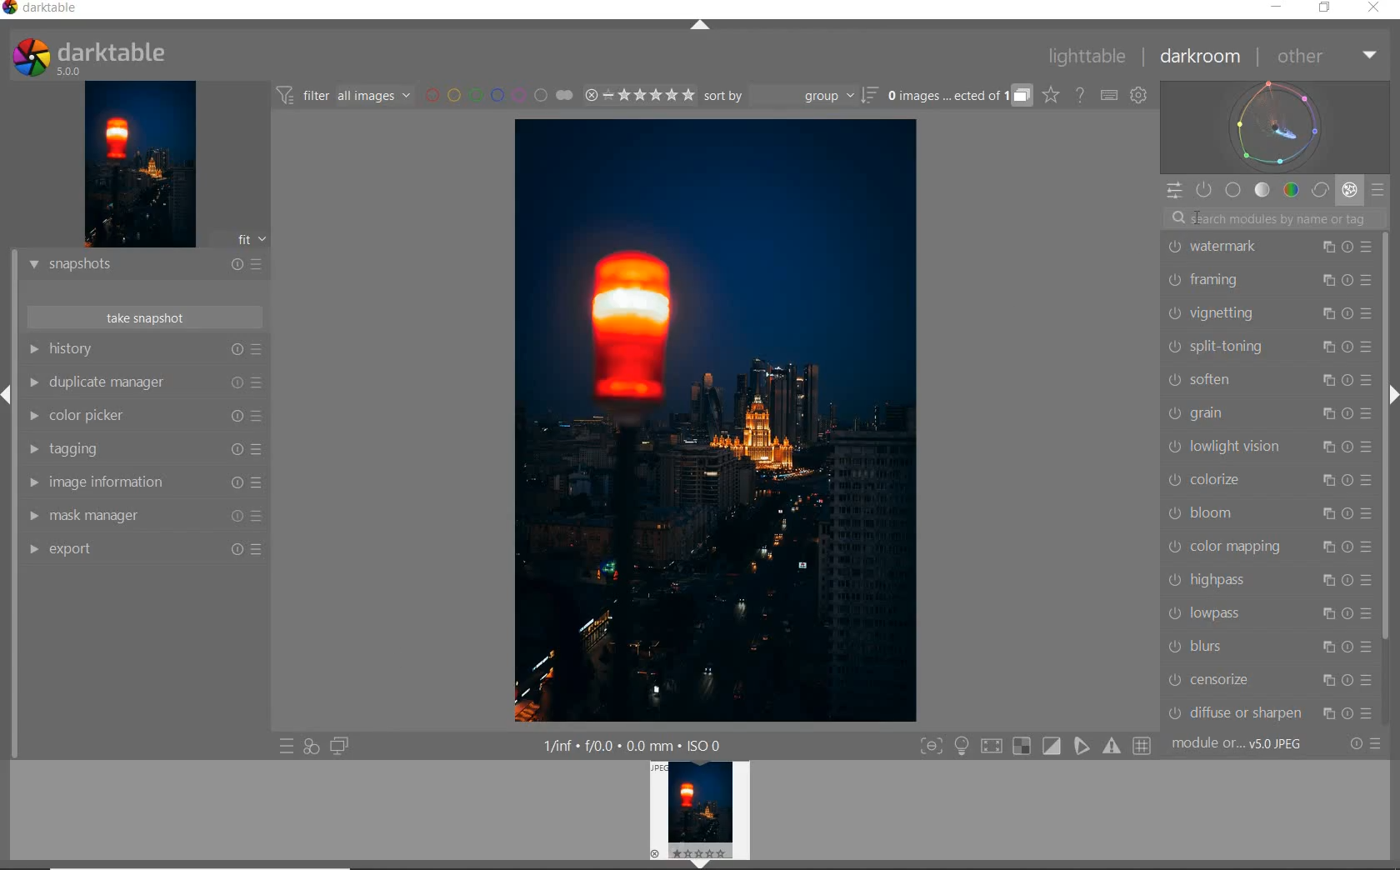 Image resolution: width=1400 pixels, height=870 pixels. Describe the element at coordinates (114, 382) in the screenshot. I see `DUPLICATE MANAGER` at that location.